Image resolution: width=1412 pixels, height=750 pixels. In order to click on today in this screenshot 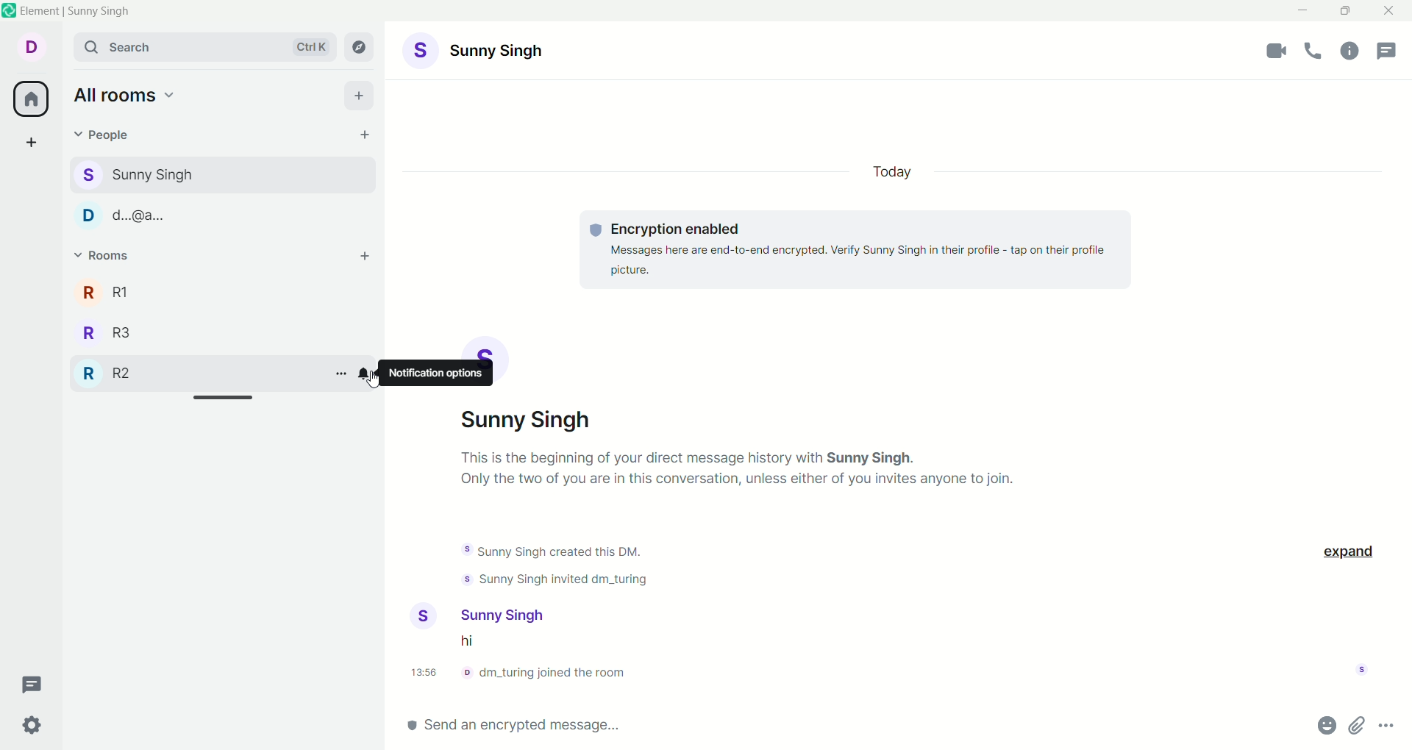, I will do `click(899, 174)`.